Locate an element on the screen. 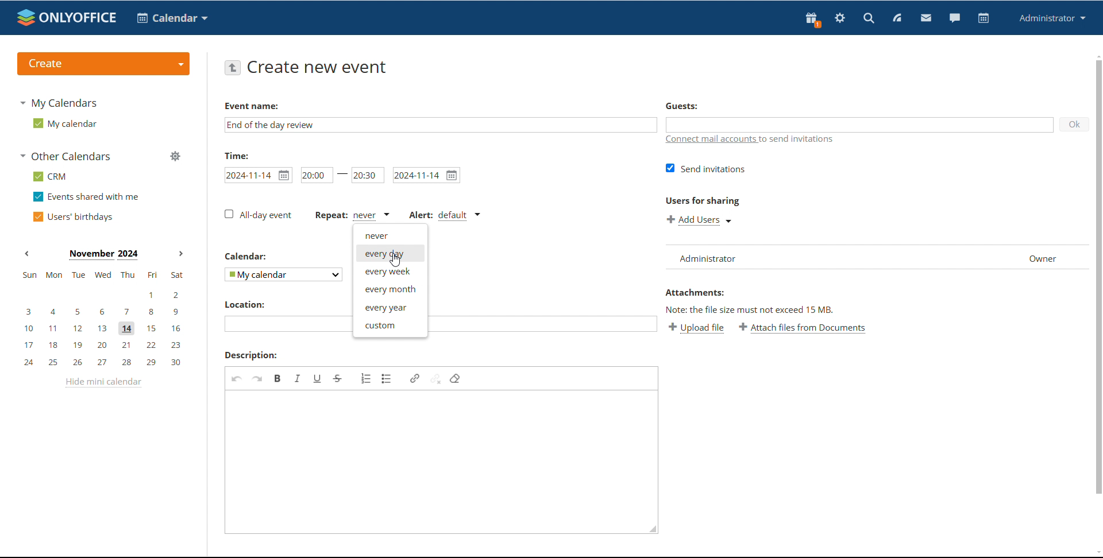  hide mini calendar is located at coordinates (103, 382).